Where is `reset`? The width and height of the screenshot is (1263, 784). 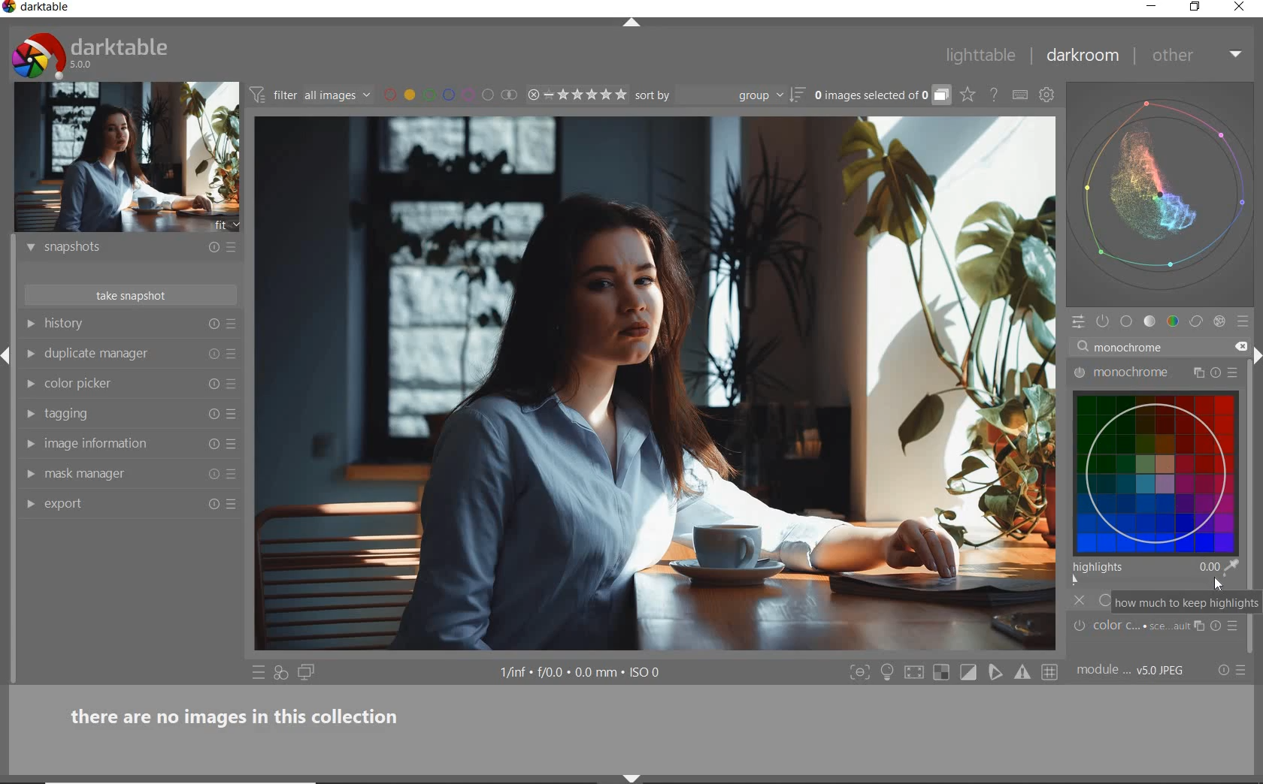 reset is located at coordinates (214, 382).